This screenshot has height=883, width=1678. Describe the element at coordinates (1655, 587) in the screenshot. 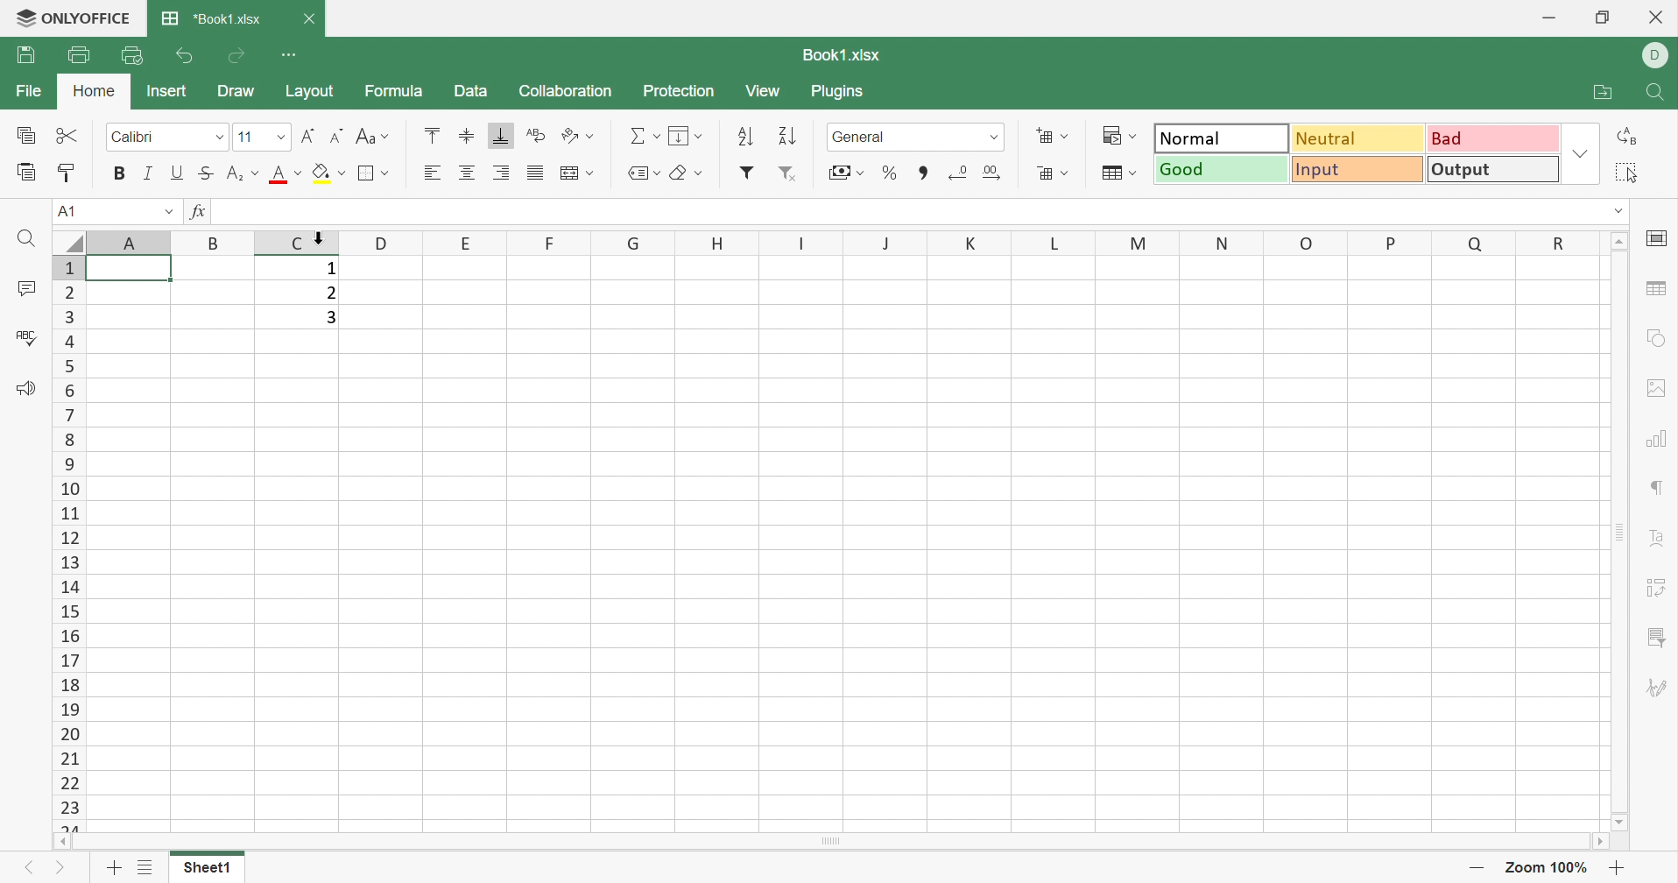

I see `Pivot Table settings` at that location.